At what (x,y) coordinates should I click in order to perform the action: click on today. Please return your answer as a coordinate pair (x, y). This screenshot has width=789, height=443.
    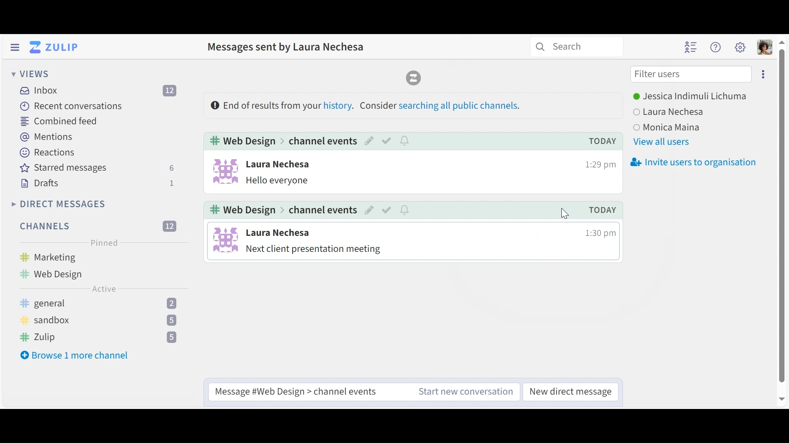
    Looking at the image, I should click on (603, 210).